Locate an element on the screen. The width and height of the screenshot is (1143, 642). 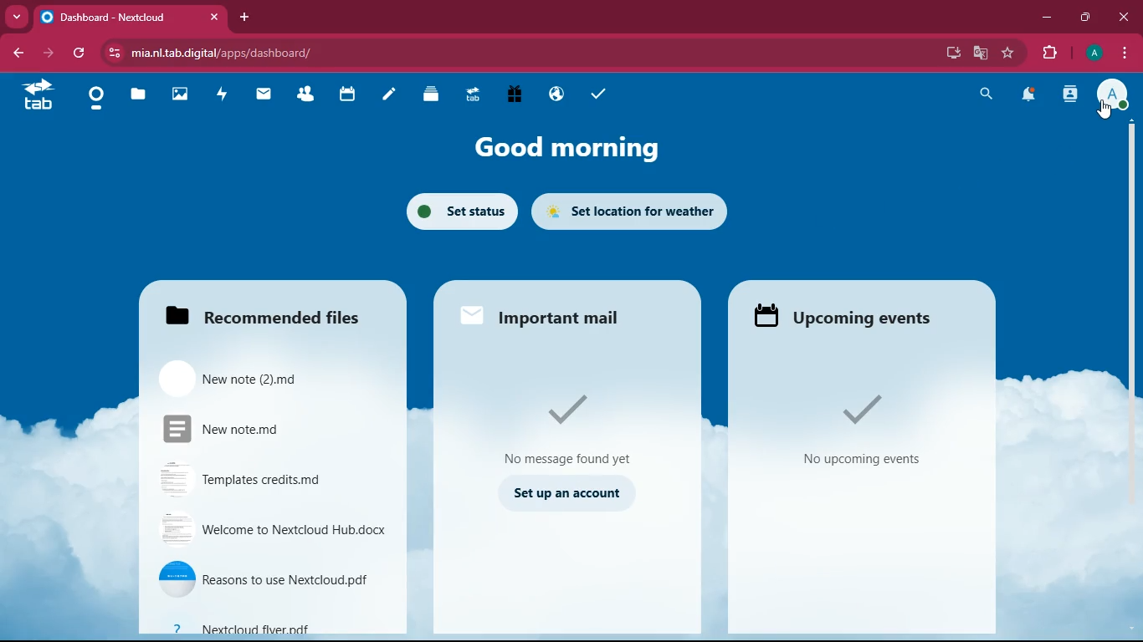
search is located at coordinates (984, 96).